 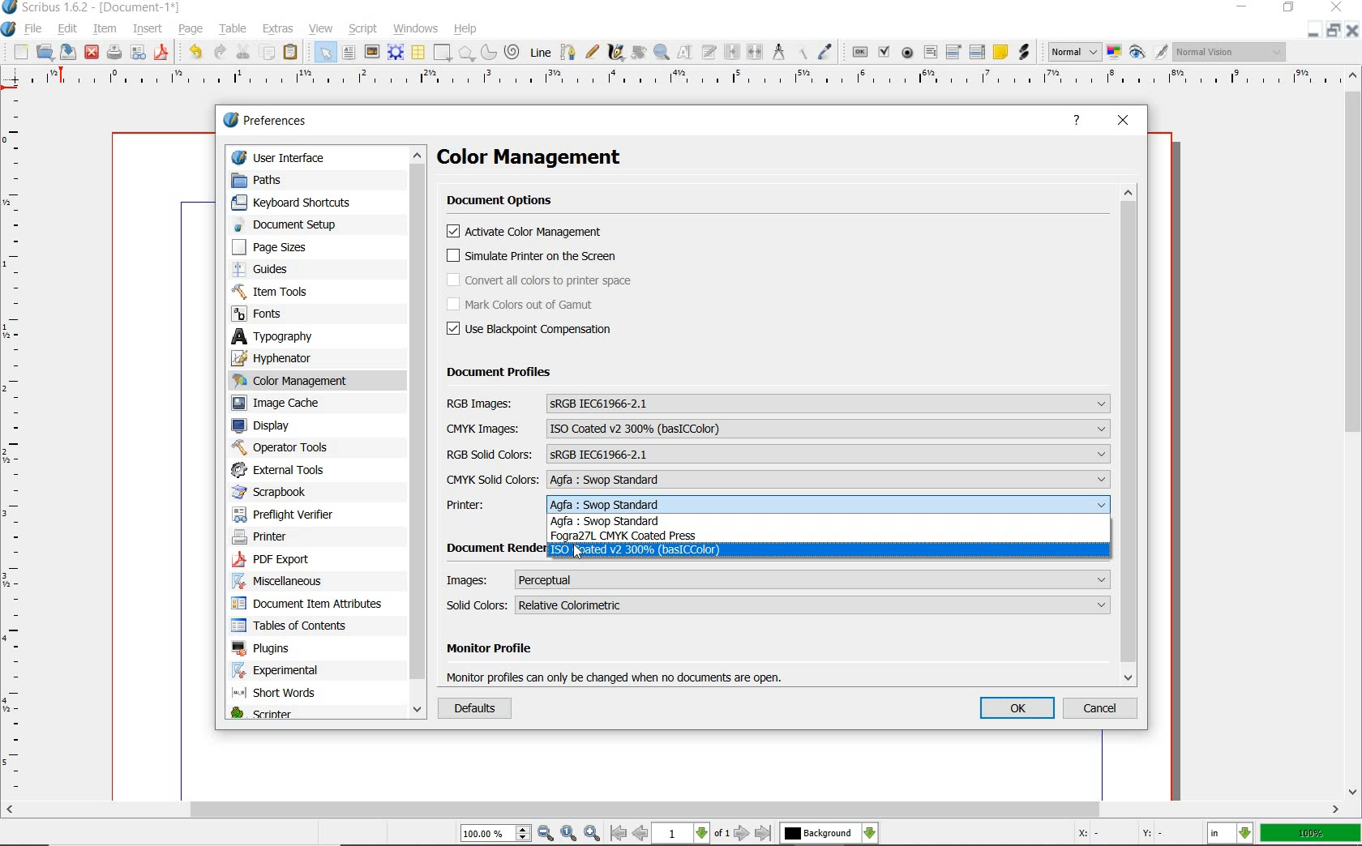 What do you see at coordinates (1231, 835) in the screenshot?
I see `select the current unit` at bounding box center [1231, 835].